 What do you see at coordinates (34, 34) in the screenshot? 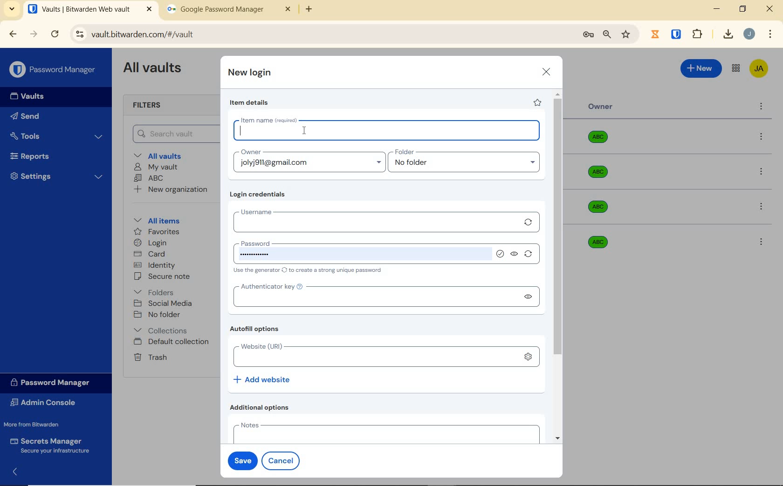
I see `forward` at bounding box center [34, 34].